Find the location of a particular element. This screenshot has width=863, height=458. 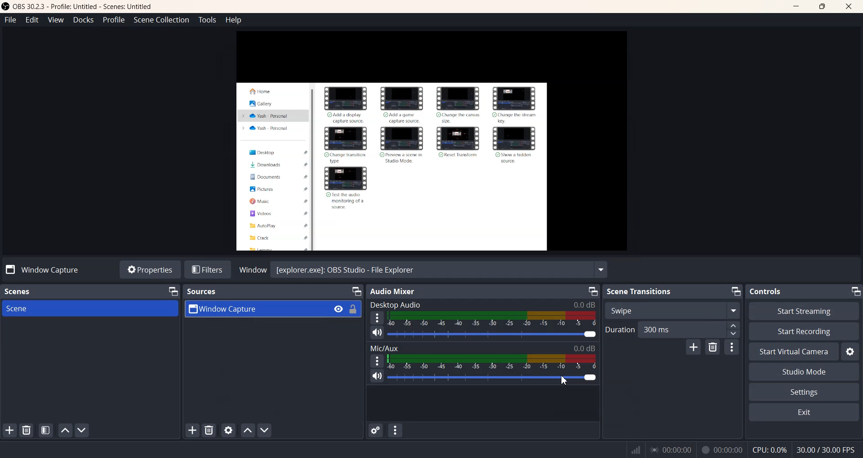

Move source down is located at coordinates (264, 430).